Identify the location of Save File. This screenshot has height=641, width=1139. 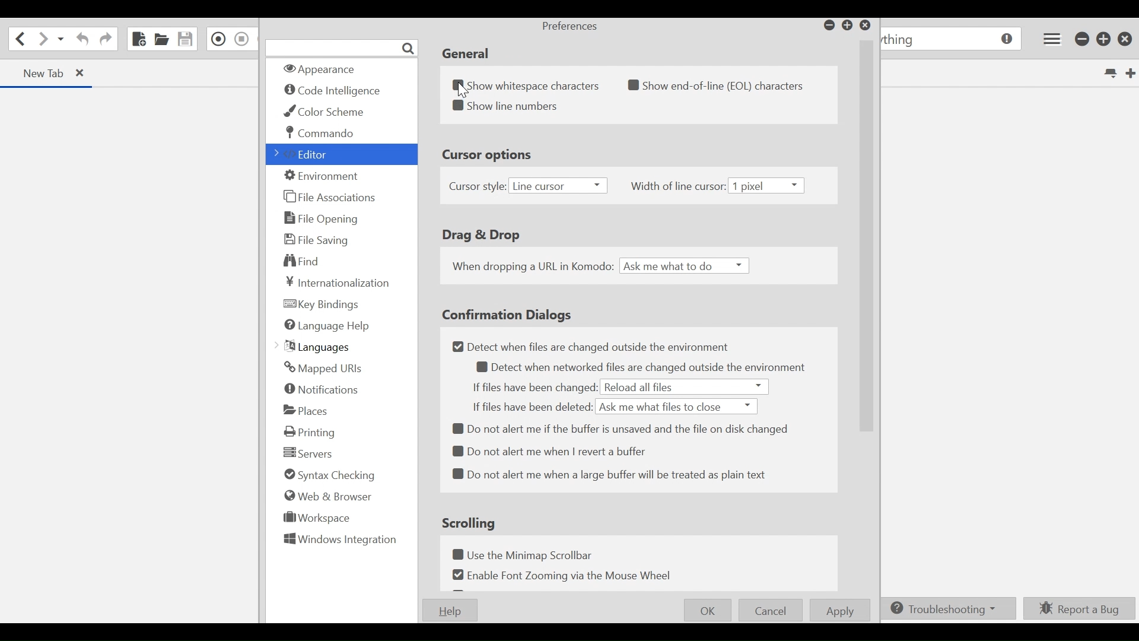
(184, 39).